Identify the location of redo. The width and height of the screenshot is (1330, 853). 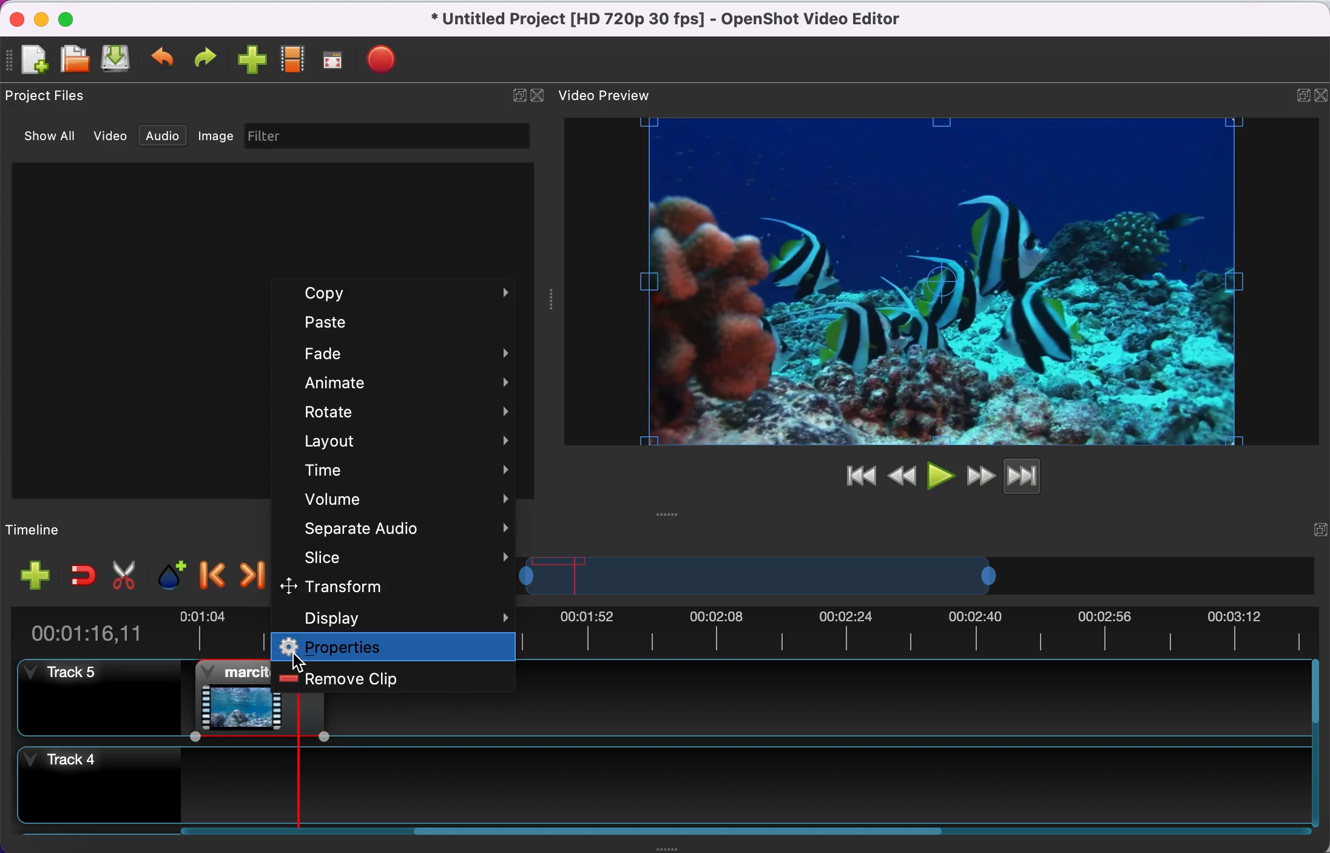
(209, 59).